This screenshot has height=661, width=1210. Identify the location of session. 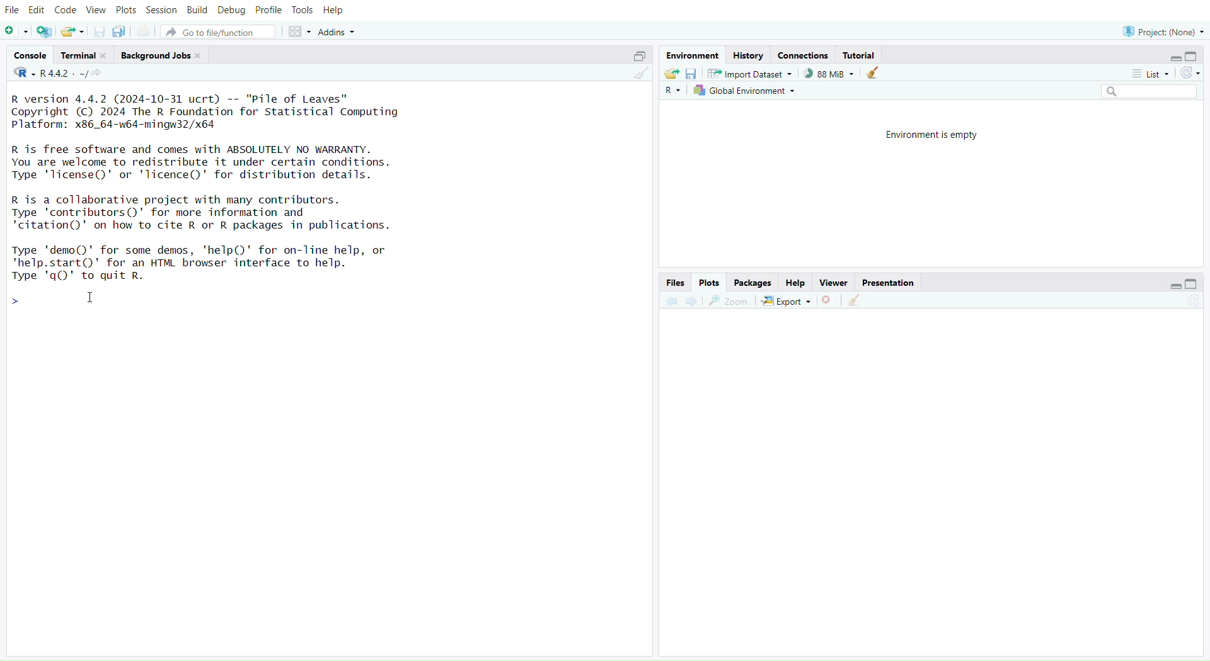
(161, 9).